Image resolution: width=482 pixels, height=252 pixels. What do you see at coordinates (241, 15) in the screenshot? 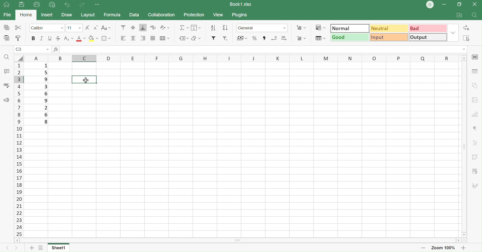
I see `Plugins` at bounding box center [241, 15].